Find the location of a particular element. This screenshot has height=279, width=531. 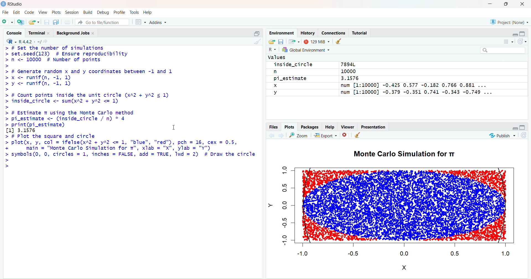

Project (Note) is located at coordinates (507, 22).